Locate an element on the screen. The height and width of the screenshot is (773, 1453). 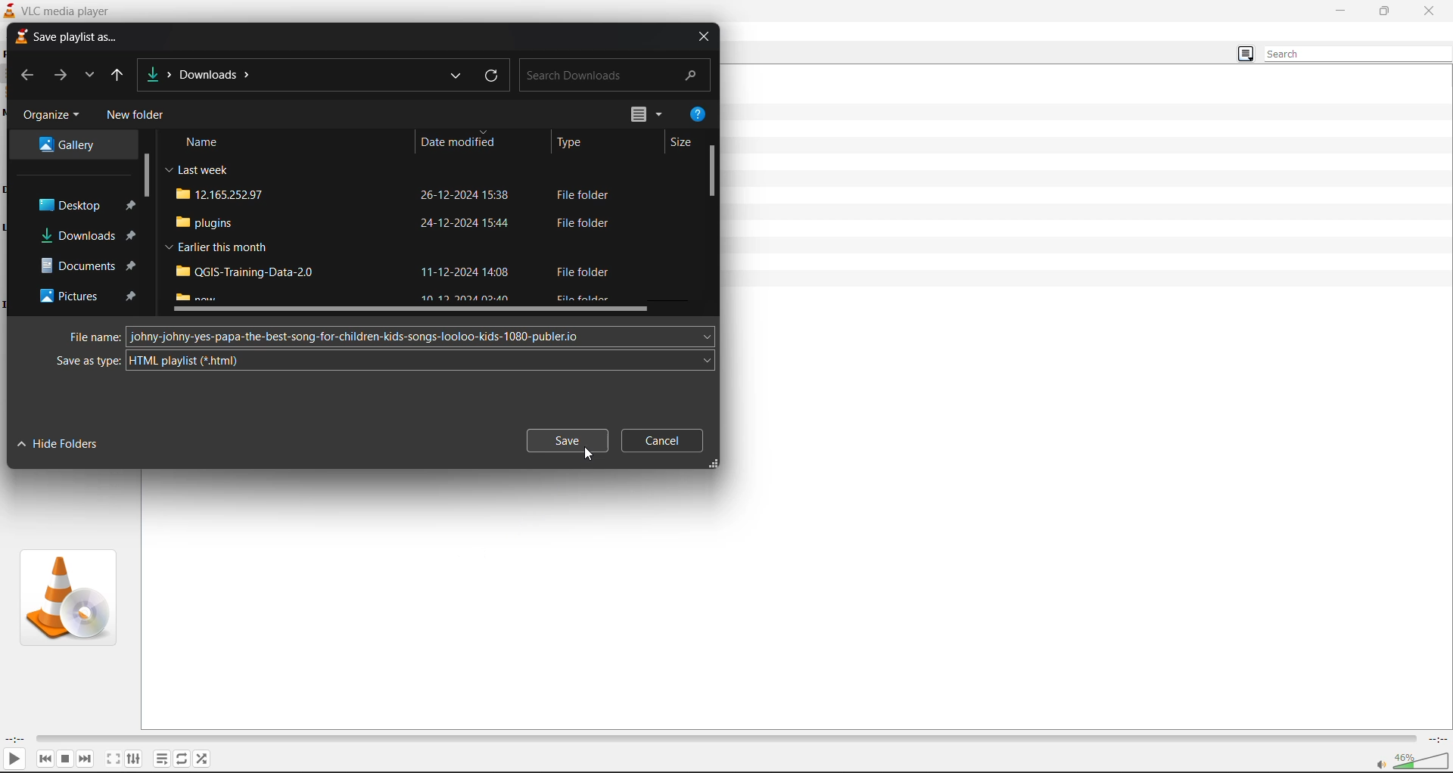
size is located at coordinates (682, 144).